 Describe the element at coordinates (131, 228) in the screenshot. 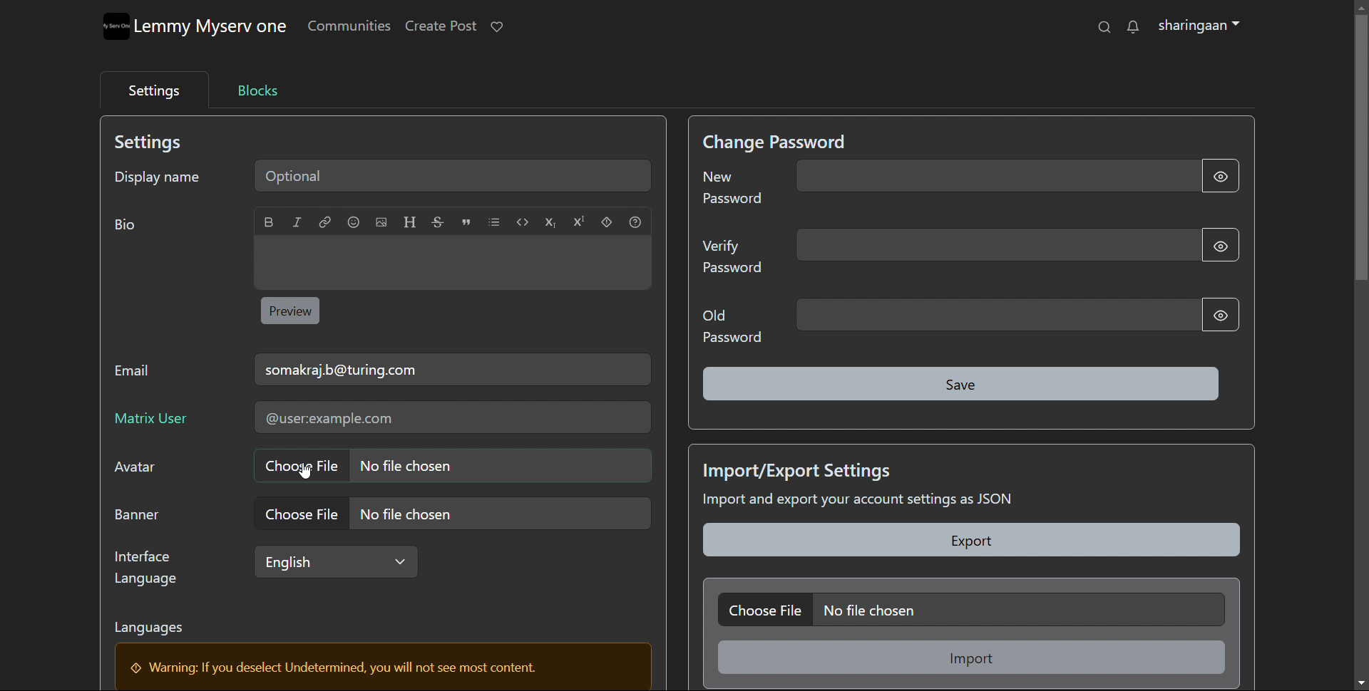

I see `Bio` at that location.